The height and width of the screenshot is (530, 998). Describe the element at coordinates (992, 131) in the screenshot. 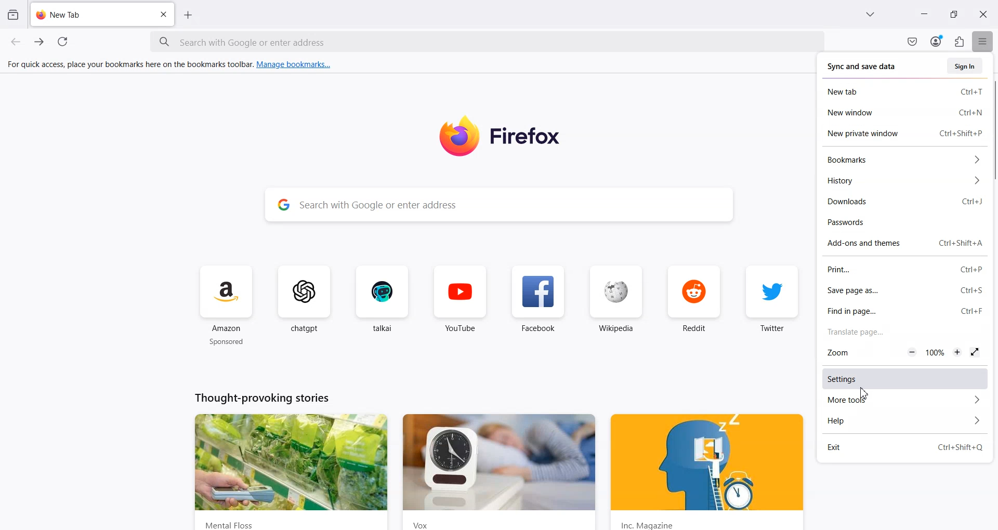

I see `Vertical scroll bar` at that location.